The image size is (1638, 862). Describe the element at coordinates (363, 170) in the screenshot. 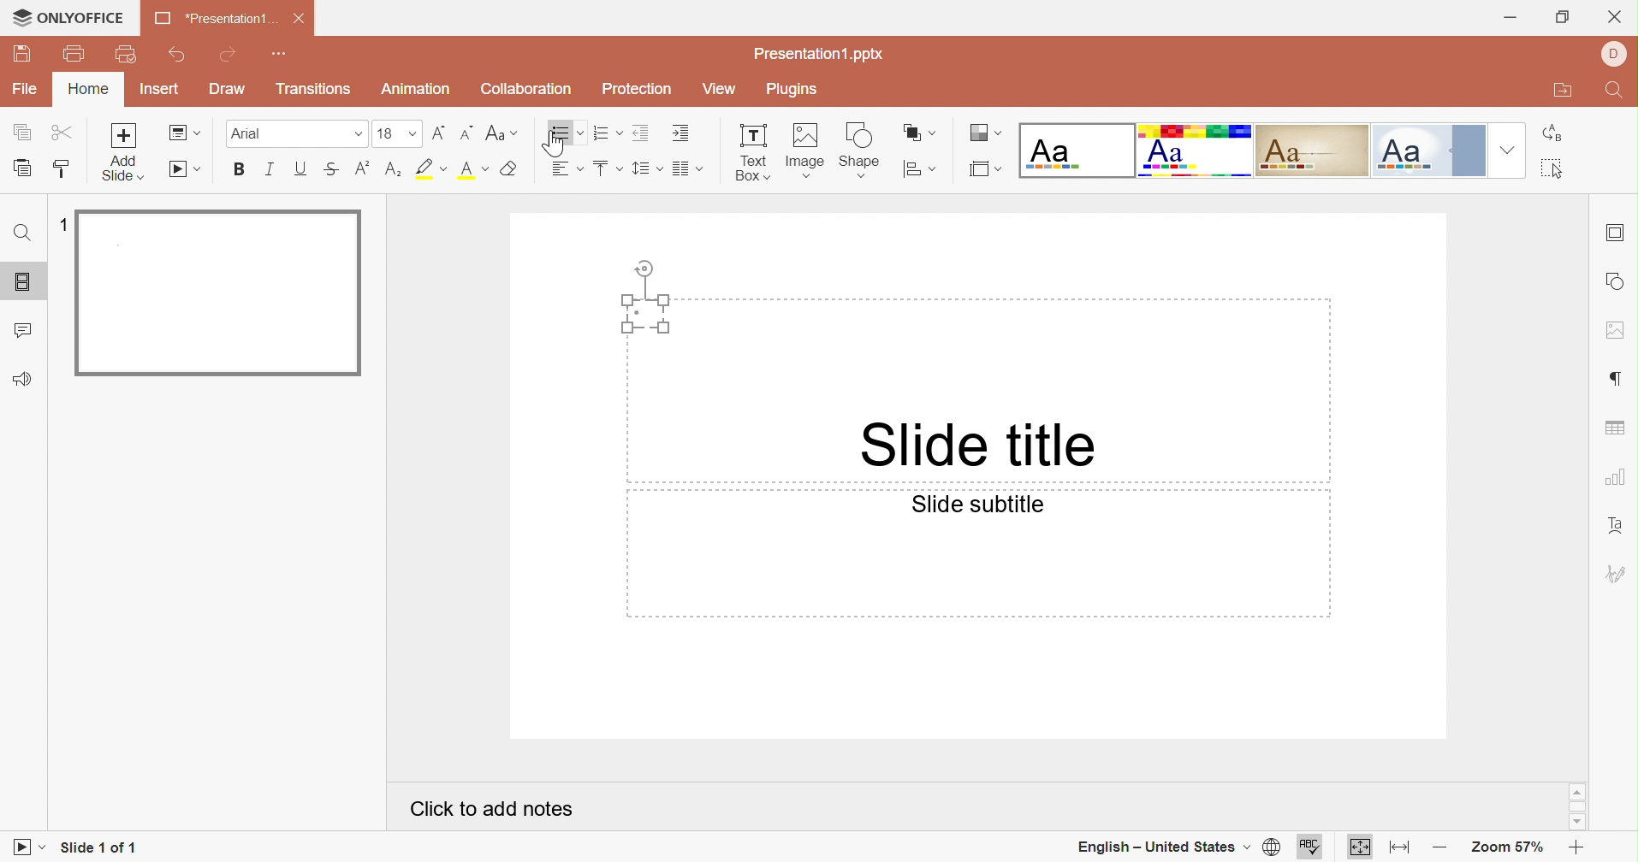

I see `Subscript` at that location.